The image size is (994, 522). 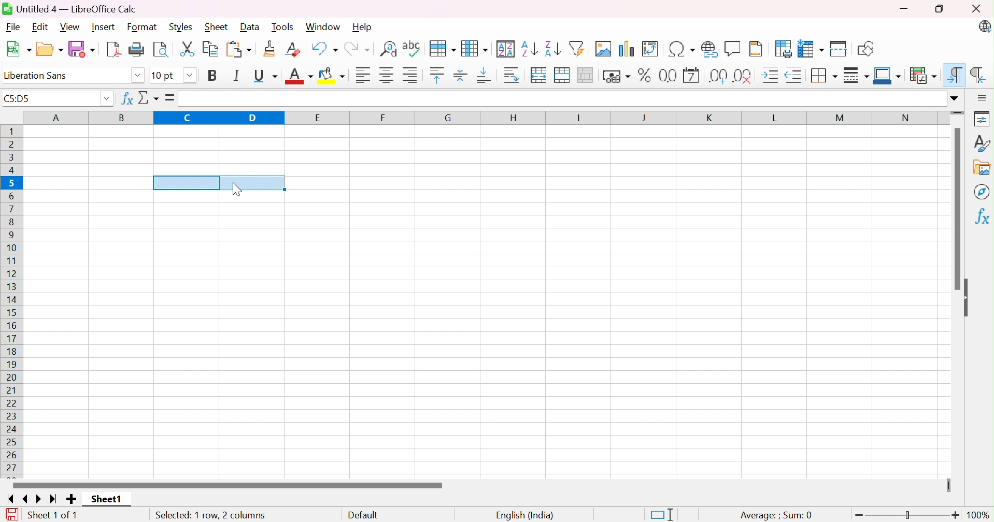 What do you see at coordinates (976, 9) in the screenshot?
I see `Close` at bounding box center [976, 9].